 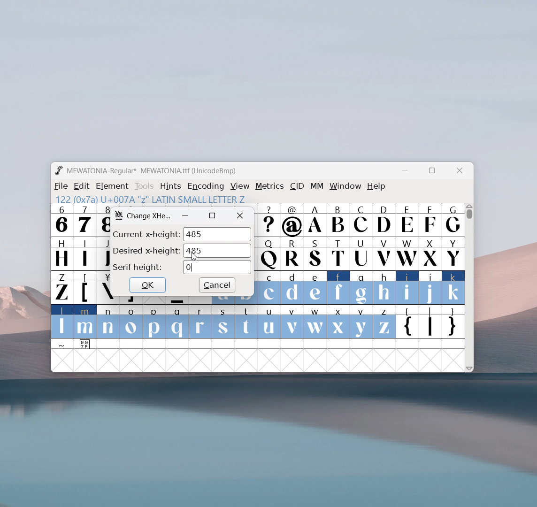 What do you see at coordinates (223, 322) in the screenshot?
I see `s` at bounding box center [223, 322].